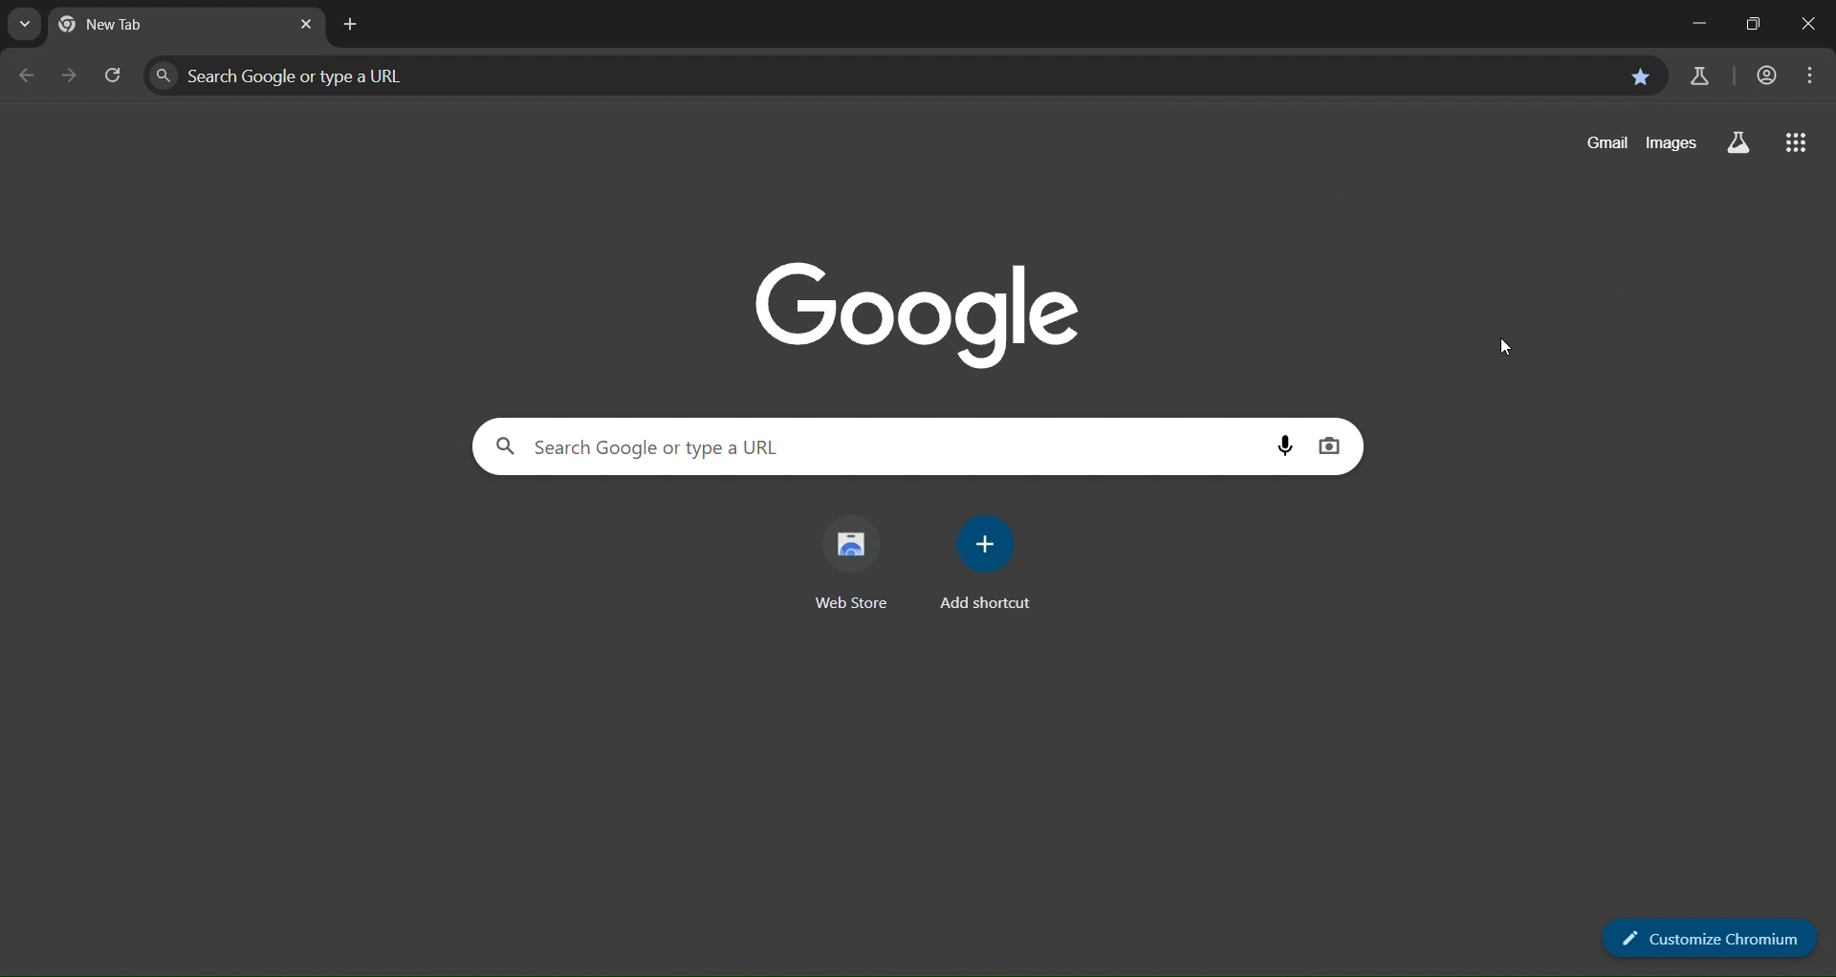 The image size is (1836, 977). What do you see at coordinates (304, 25) in the screenshot?
I see `close tab` at bounding box center [304, 25].